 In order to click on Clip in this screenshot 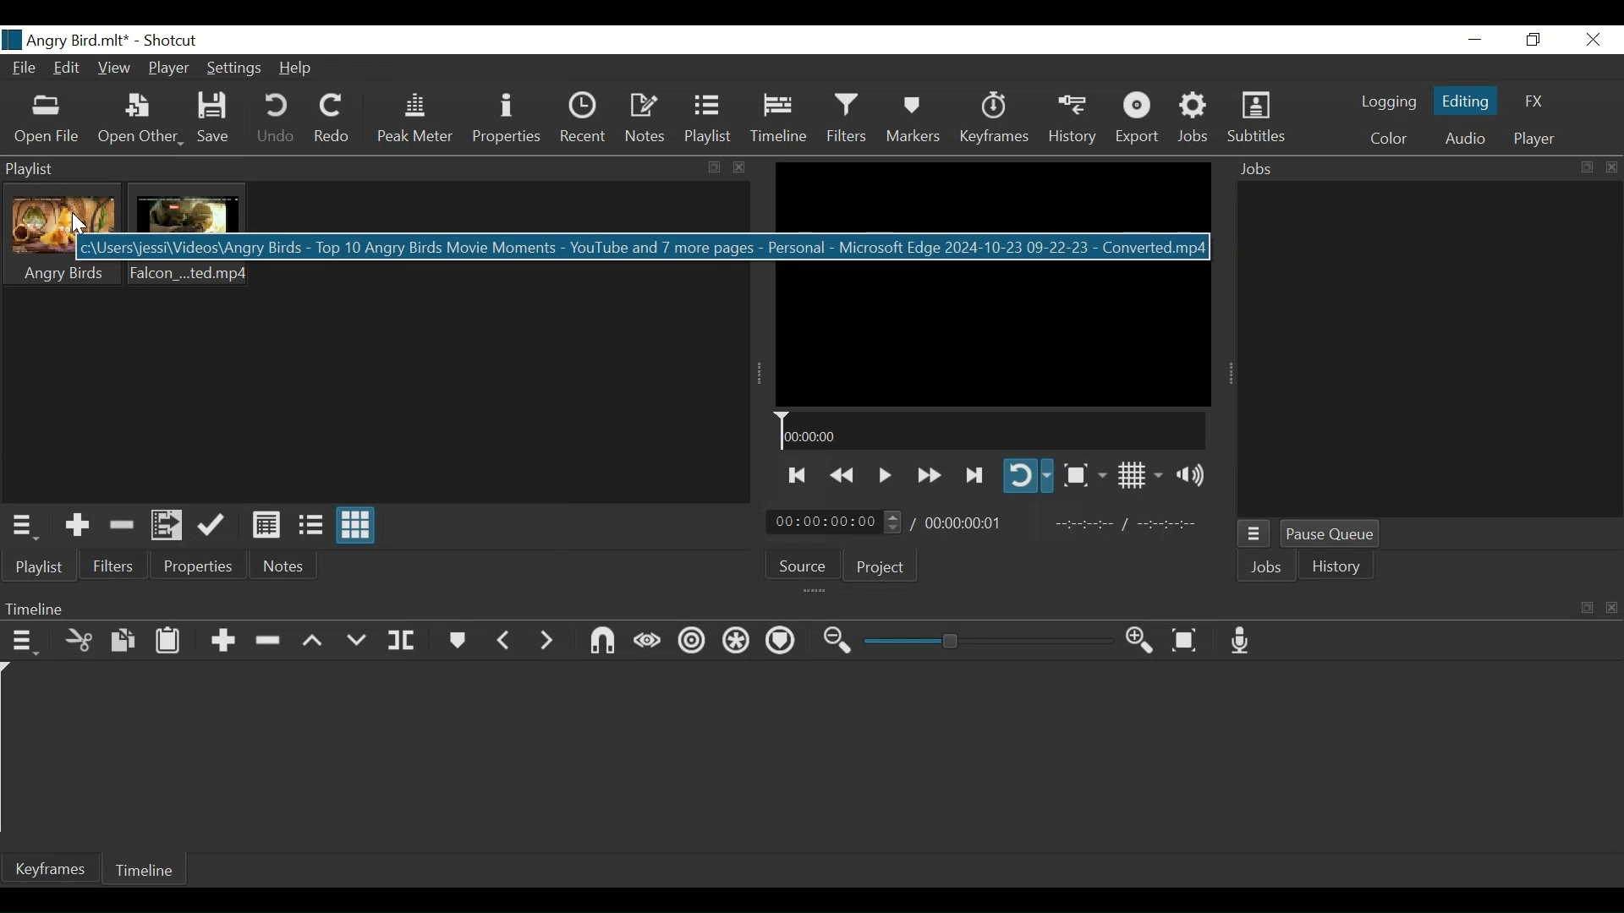, I will do `click(191, 237)`.